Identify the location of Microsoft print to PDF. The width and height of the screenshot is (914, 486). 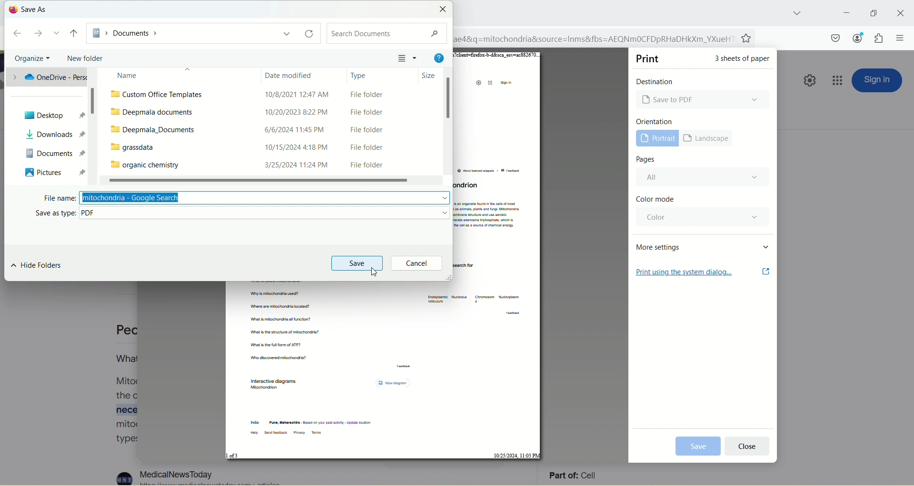
(704, 99).